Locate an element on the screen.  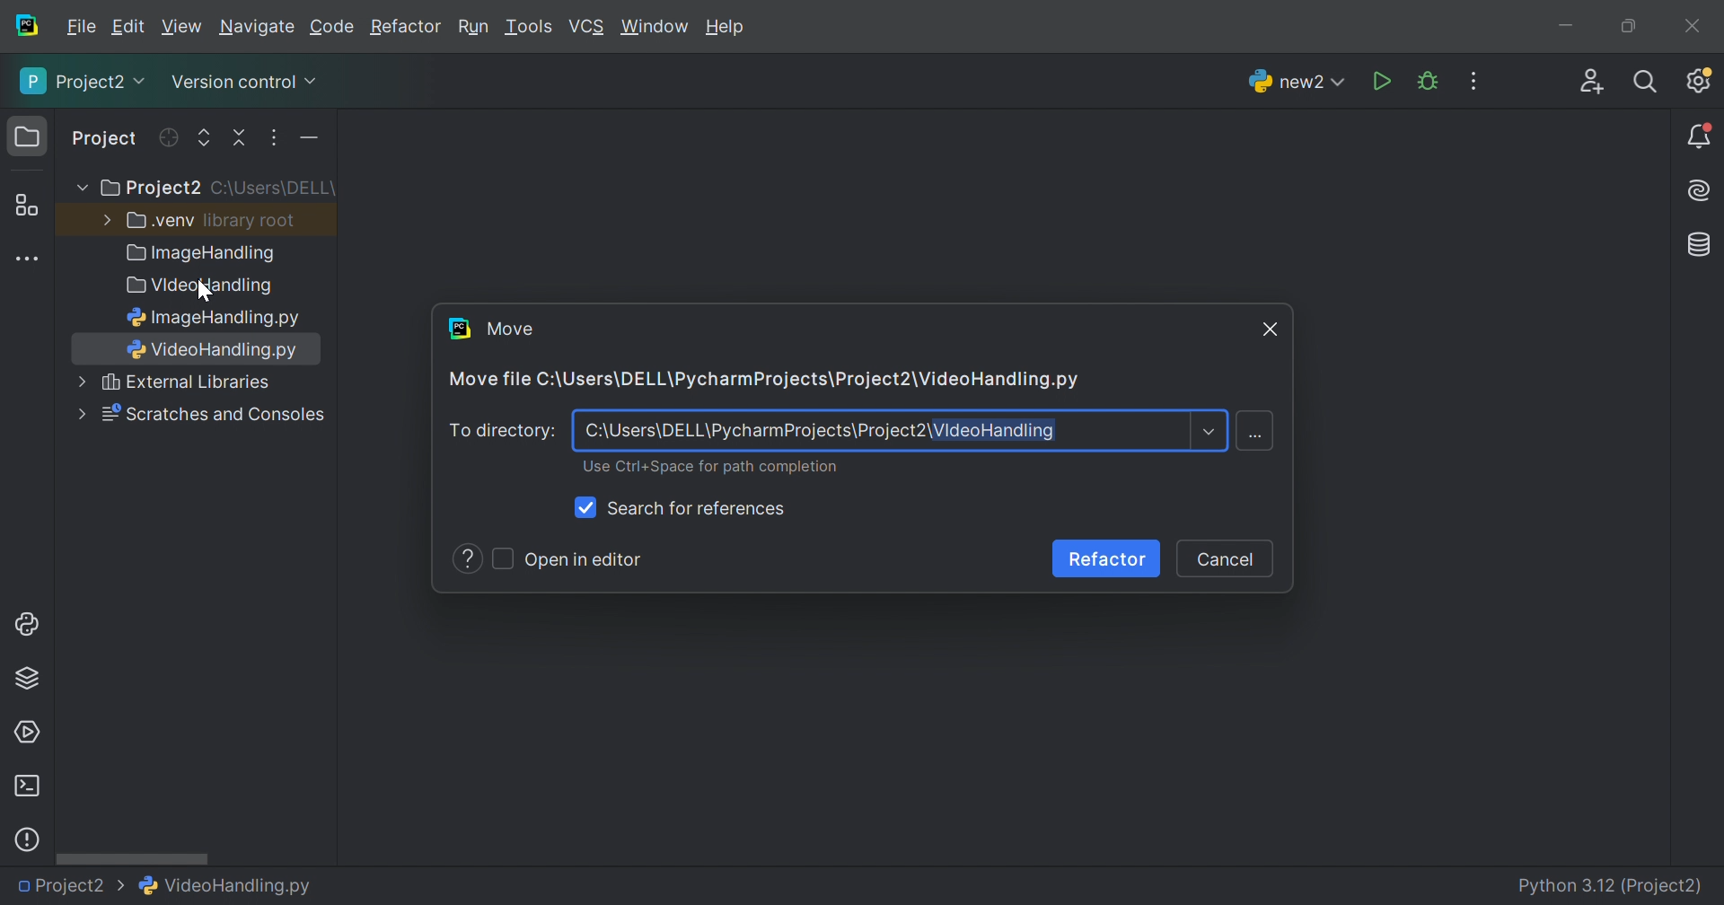
Code is located at coordinates (335, 28).